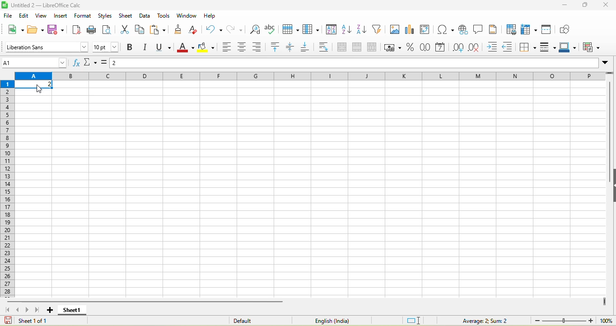 This screenshot has width=616, height=326. Describe the element at coordinates (564, 5) in the screenshot. I see `minuimize` at that location.